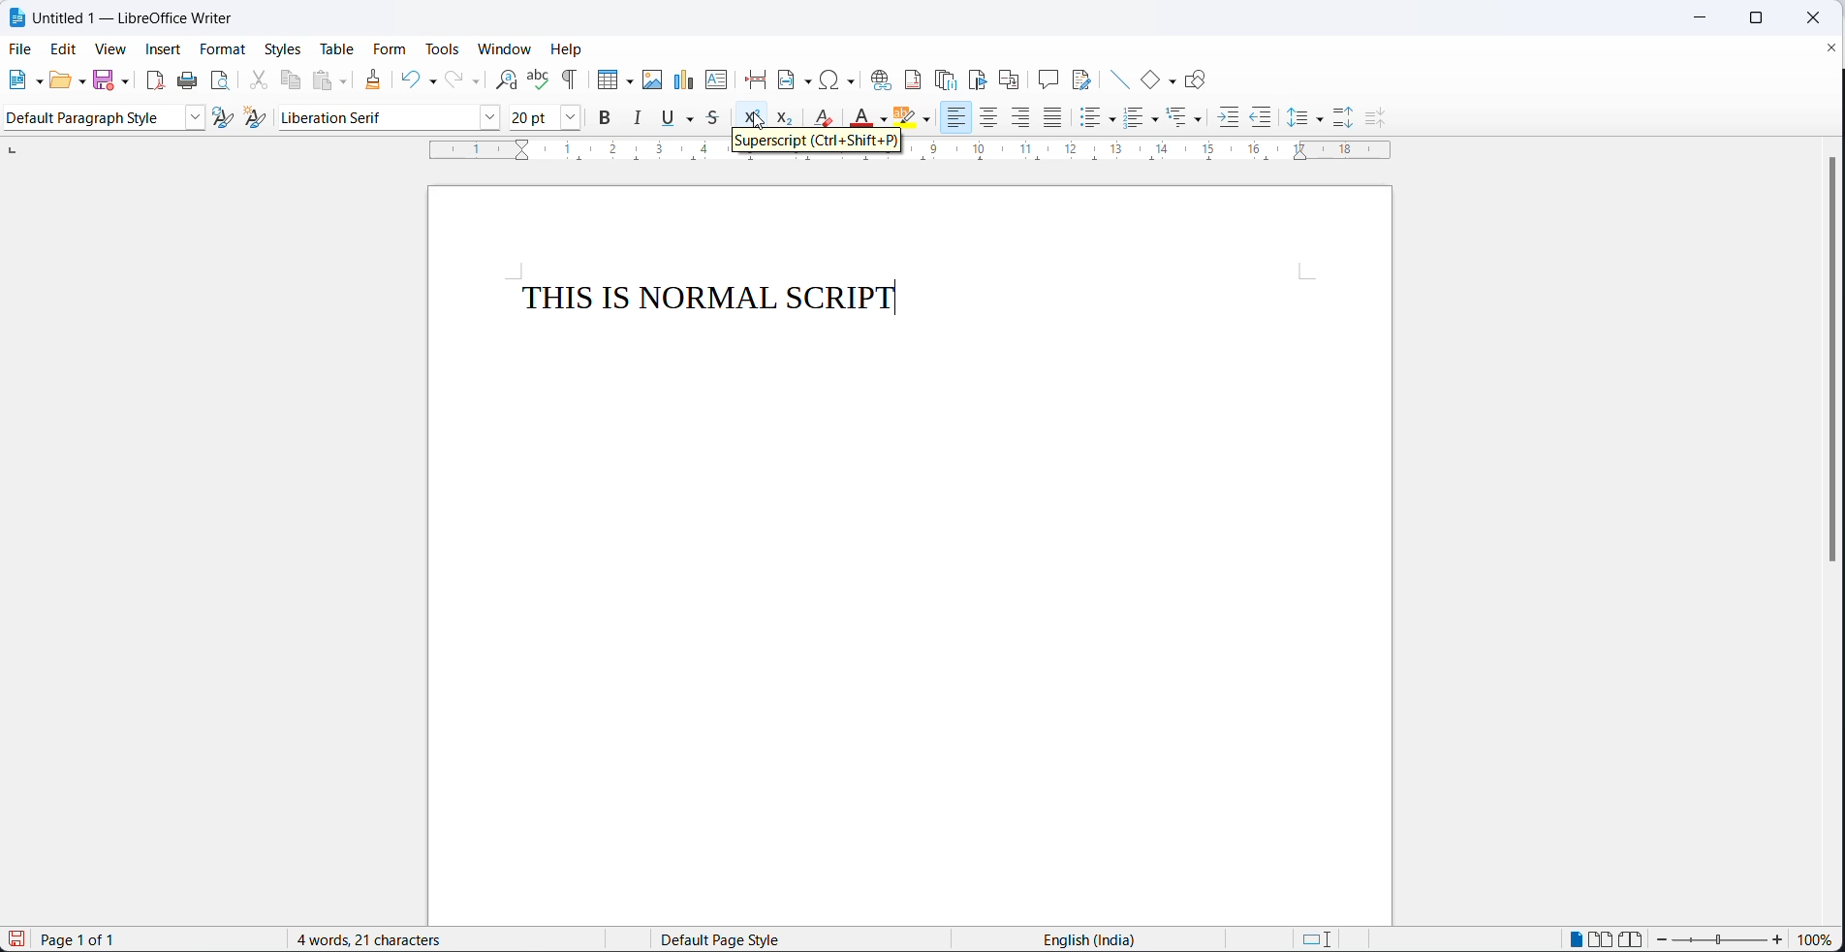 This screenshot has height=952, width=1845. What do you see at coordinates (913, 79) in the screenshot?
I see `insert footnote` at bounding box center [913, 79].